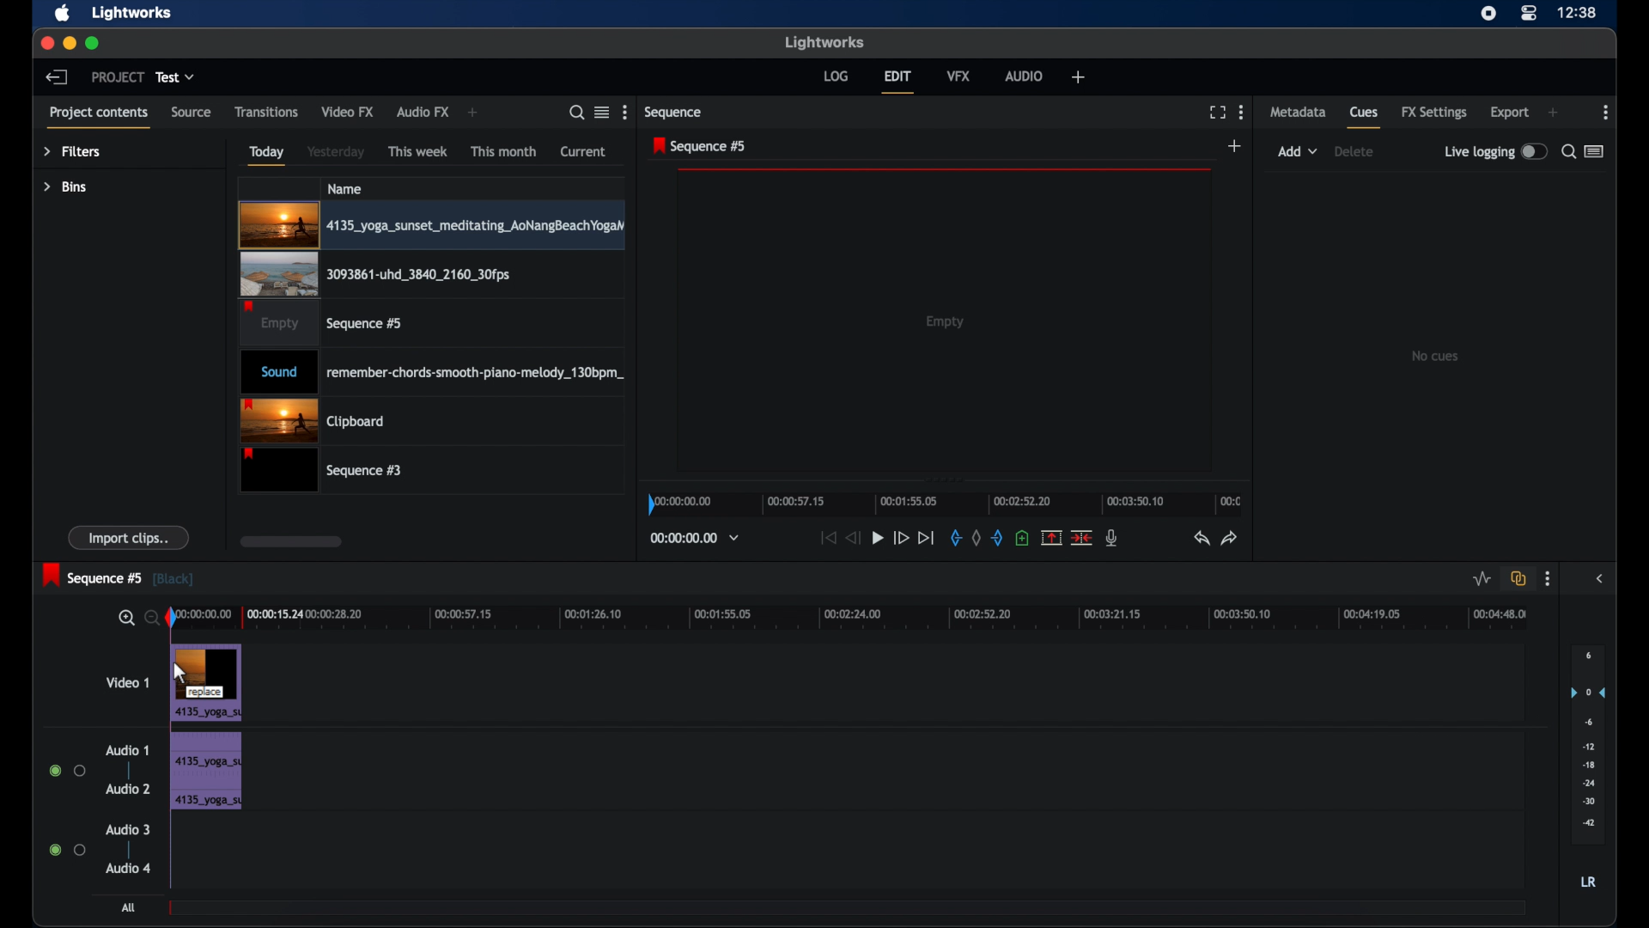  I want to click on add, so click(1079, 78).